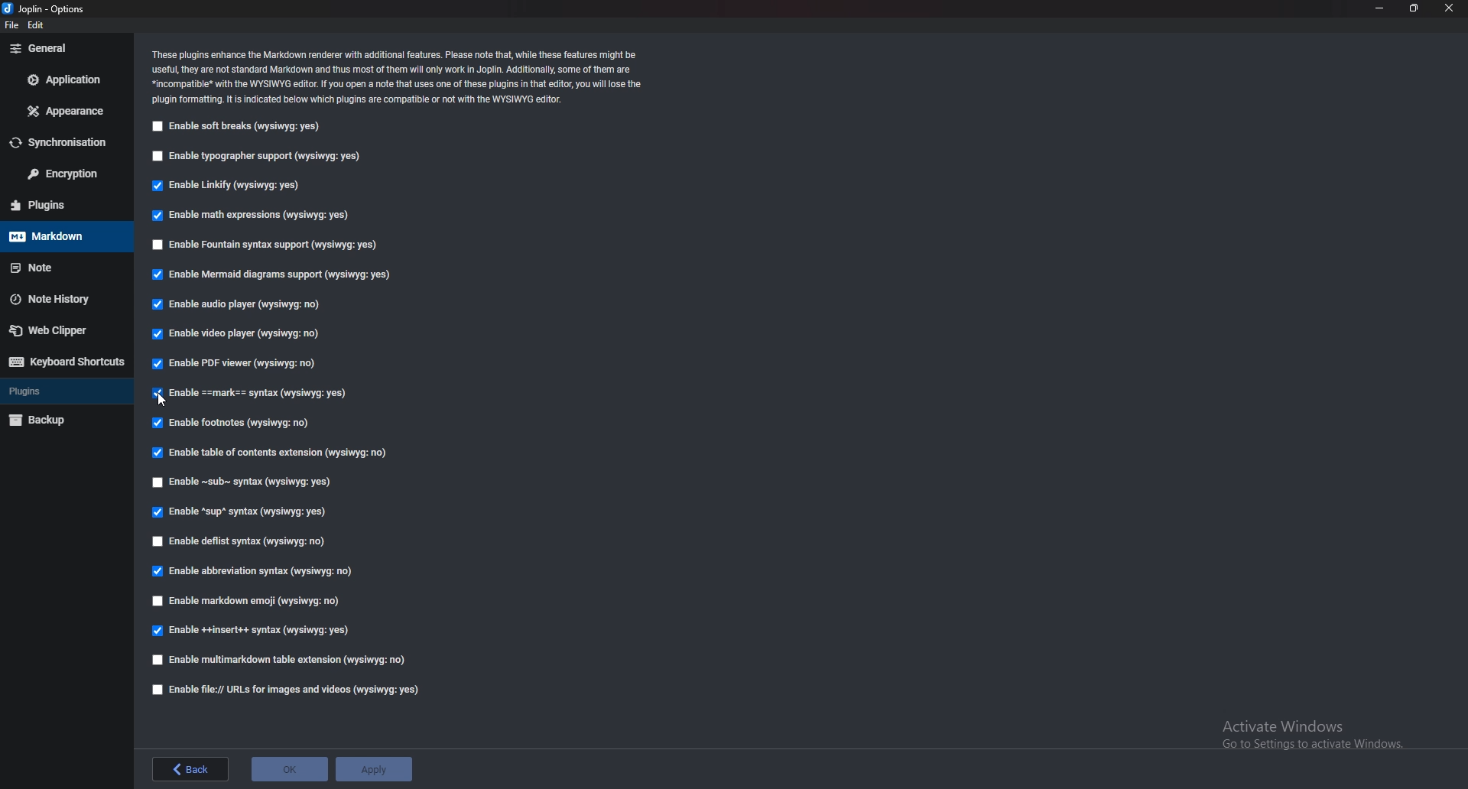  What do you see at coordinates (238, 334) in the screenshot?
I see `enable video player` at bounding box center [238, 334].